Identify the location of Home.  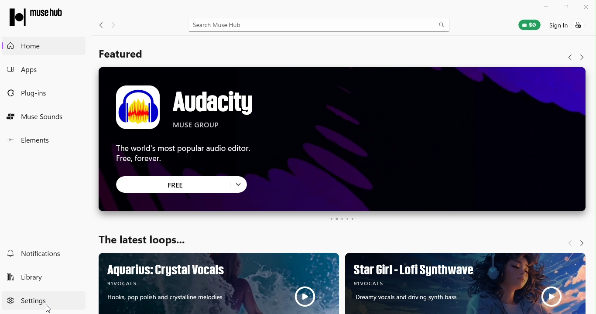
(44, 45).